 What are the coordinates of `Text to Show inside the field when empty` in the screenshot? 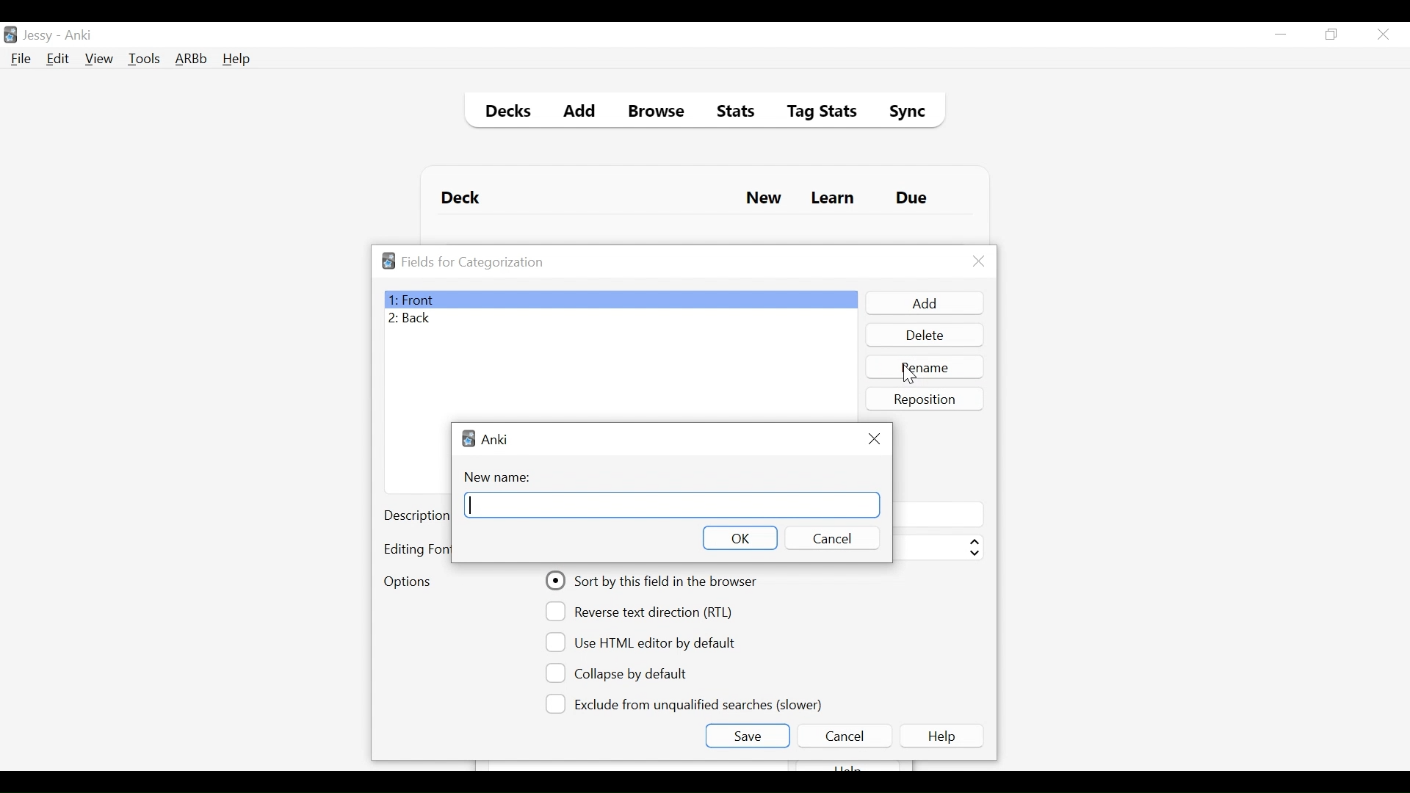 It's located at (938, 514).